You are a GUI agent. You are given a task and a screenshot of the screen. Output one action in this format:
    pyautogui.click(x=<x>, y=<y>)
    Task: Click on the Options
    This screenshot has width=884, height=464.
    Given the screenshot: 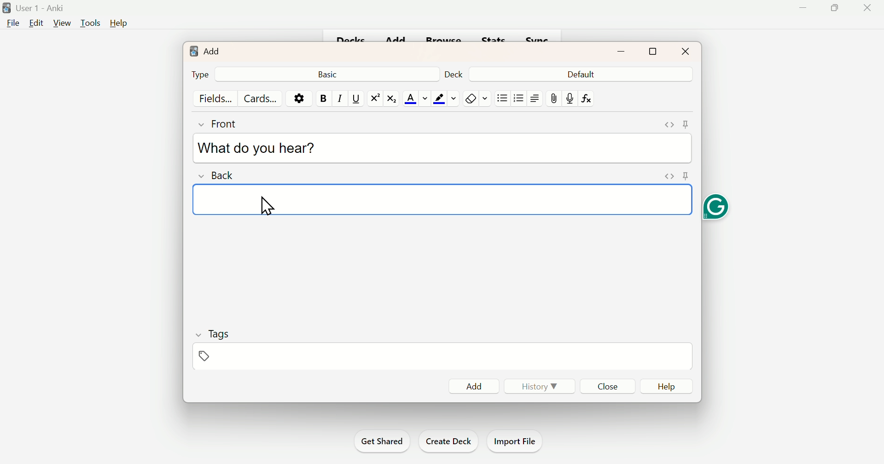 What is the action you would take?
    pyautogui.click(x=297, y=99)
    